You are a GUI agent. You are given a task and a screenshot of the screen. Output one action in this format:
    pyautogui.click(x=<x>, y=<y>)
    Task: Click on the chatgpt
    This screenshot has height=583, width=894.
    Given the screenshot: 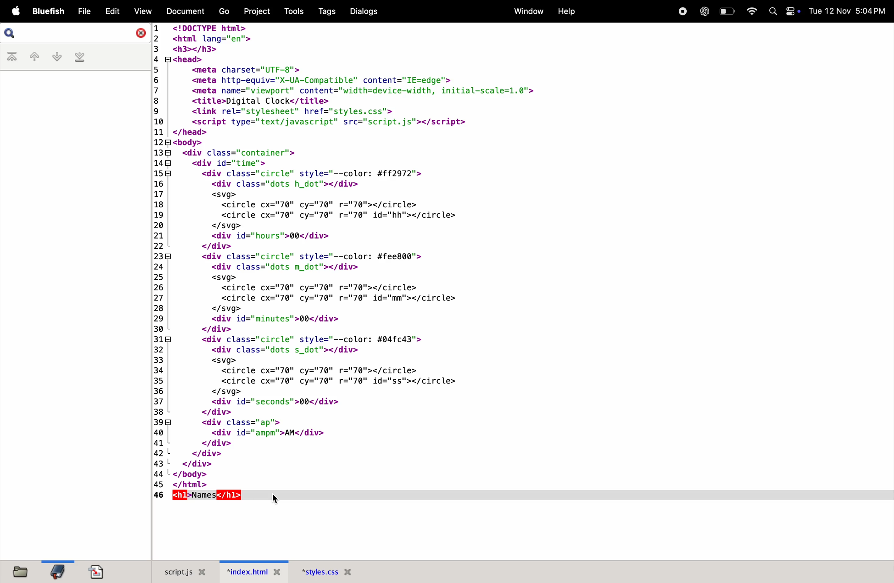 What is the action you would take?
    pyautogui.click(x=702, y=11)
    